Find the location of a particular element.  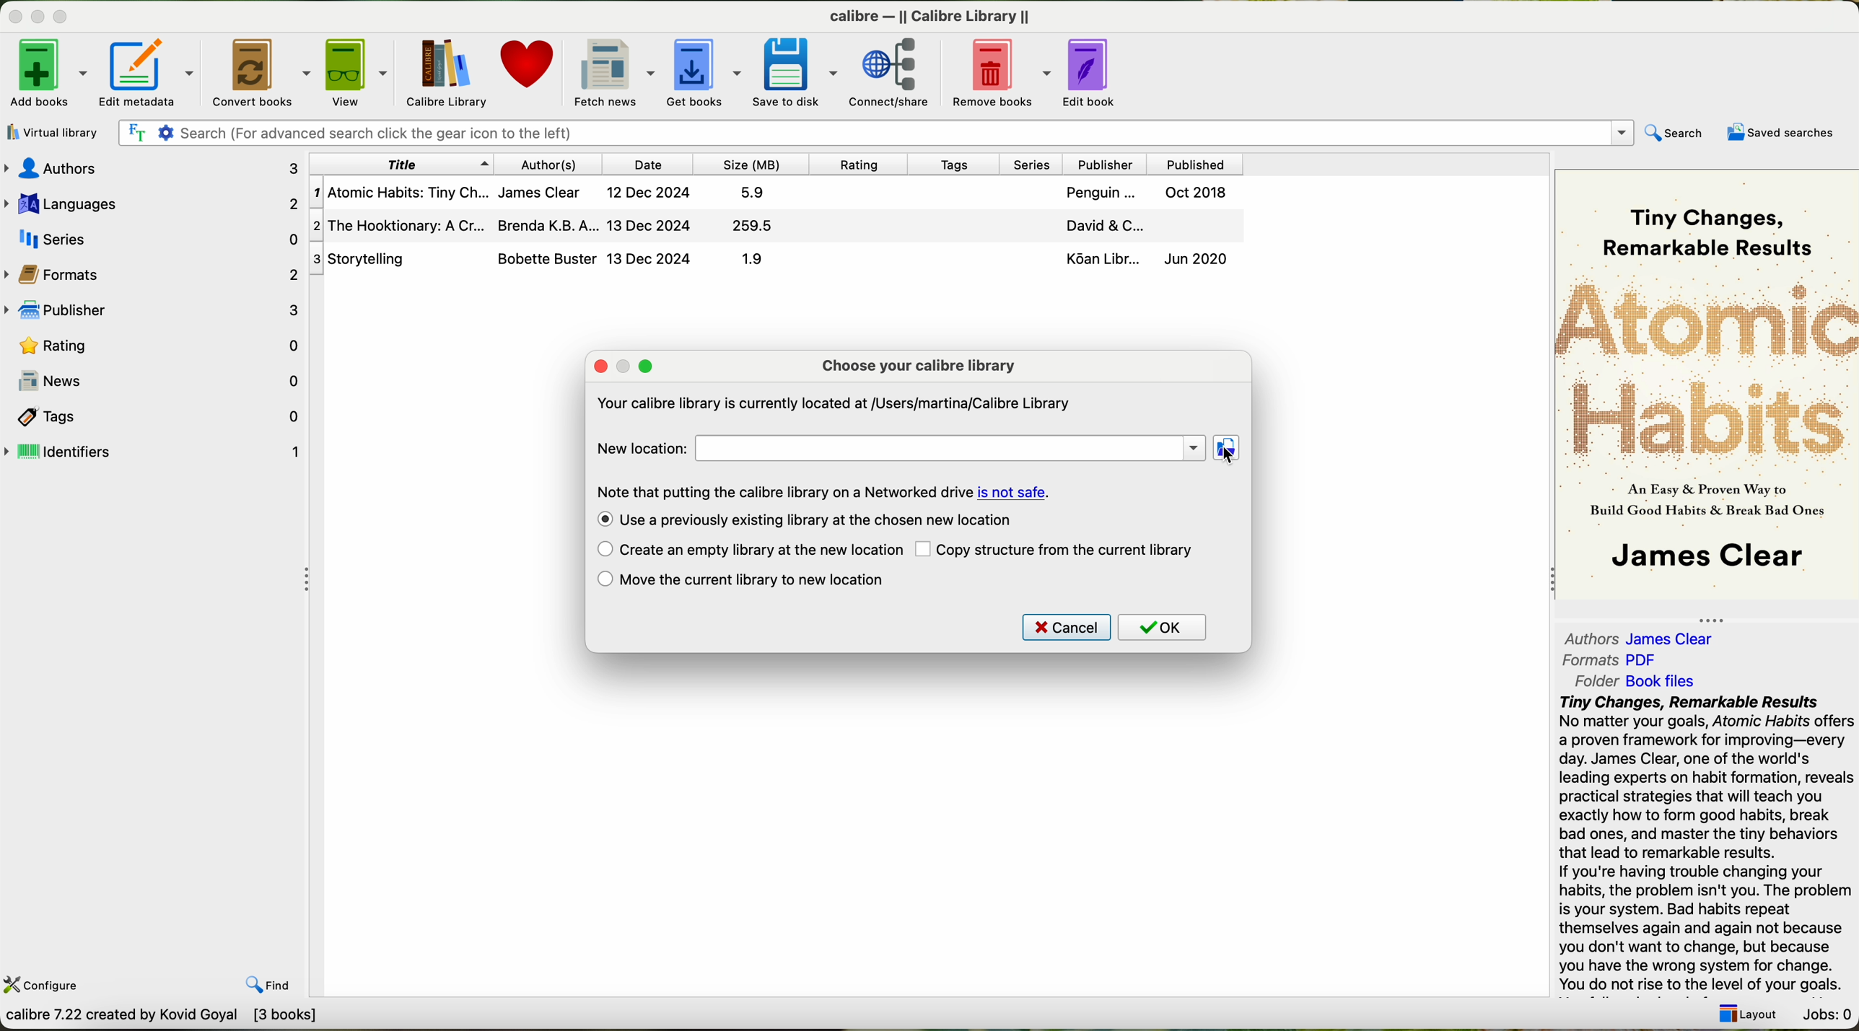

rating is located at coordinates (154, 346).